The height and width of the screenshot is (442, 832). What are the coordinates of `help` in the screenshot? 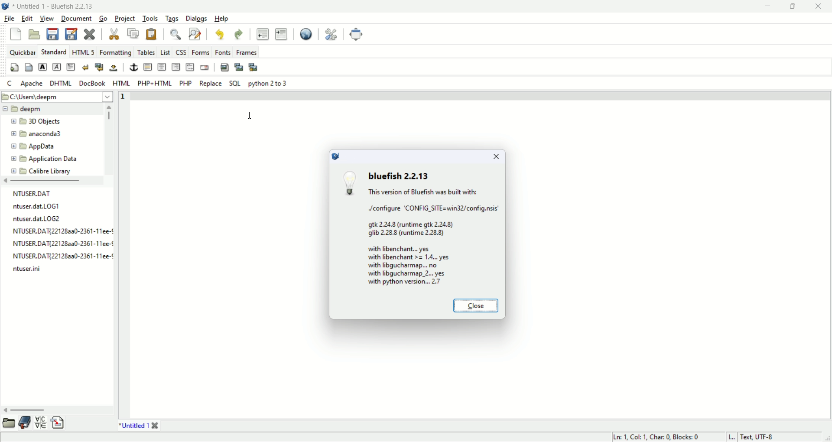 It's located at (223, 18).